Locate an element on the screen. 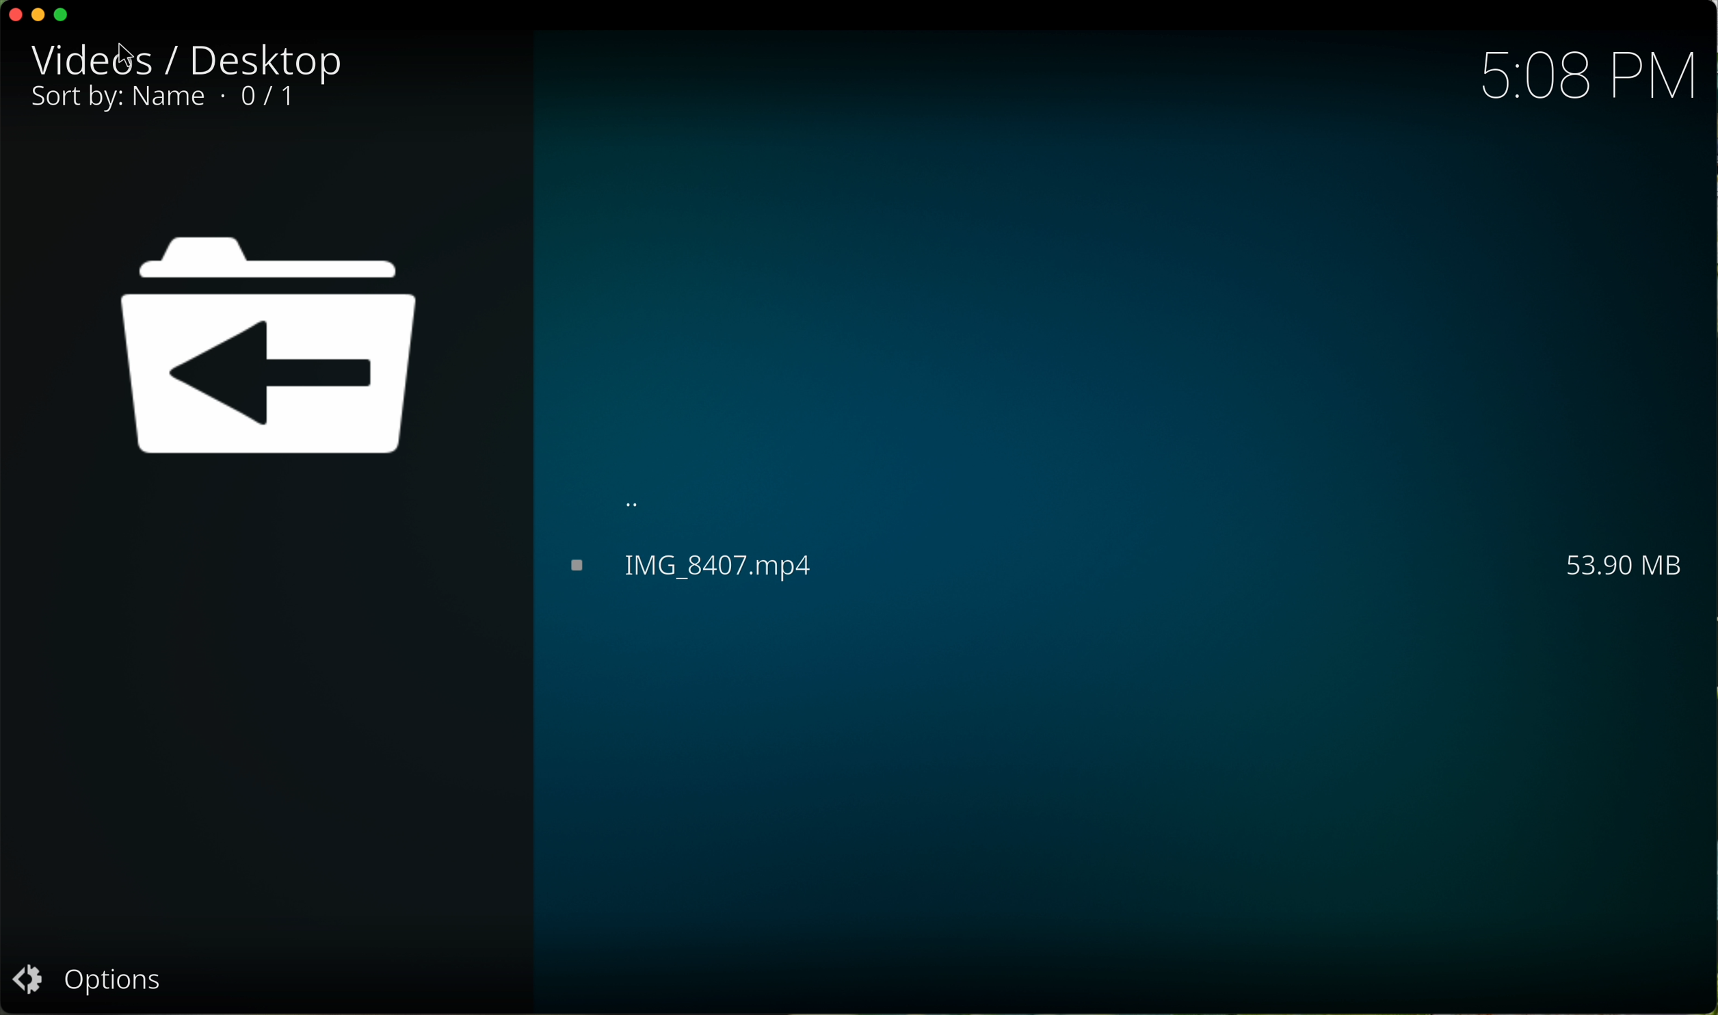 This screenshot has height=1015, width=1718. minimize is located at coordinates (42, 17).